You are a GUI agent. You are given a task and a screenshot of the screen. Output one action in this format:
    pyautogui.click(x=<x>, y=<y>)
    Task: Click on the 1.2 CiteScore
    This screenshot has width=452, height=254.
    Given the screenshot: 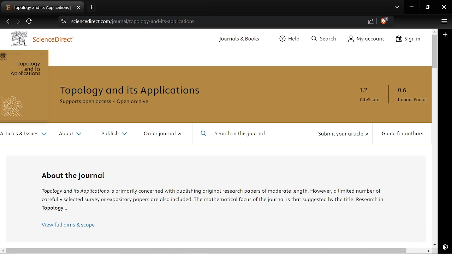 What is the action you would take?
    pyautogui.click(x=370, y=94)
    